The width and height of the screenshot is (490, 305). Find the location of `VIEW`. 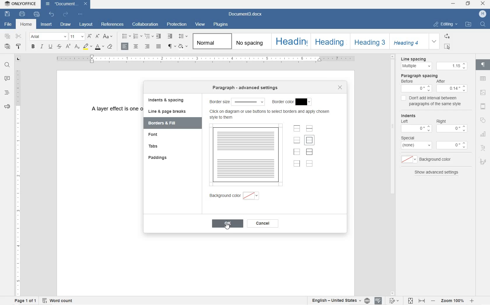

VIEW is located at coordinates (201, 24).